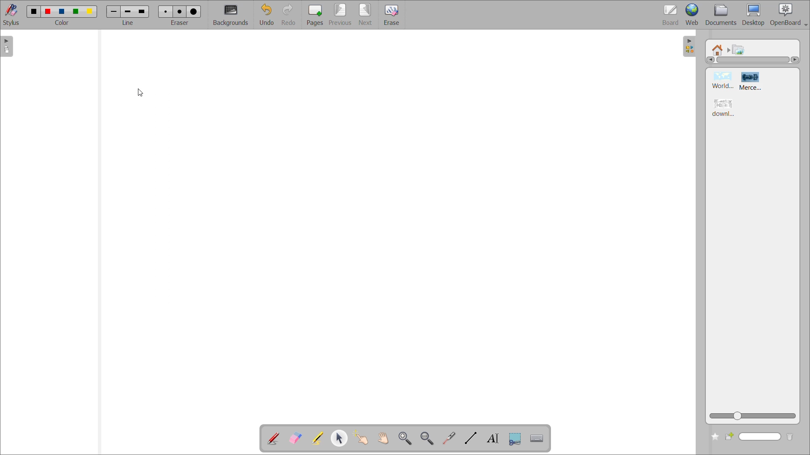 Image resolution: width=810 pixels, height=455 pixels. What do you see at coordinates (759, 437) in the screenshot?
I see `name input bar` at bounding box center [759, 437].